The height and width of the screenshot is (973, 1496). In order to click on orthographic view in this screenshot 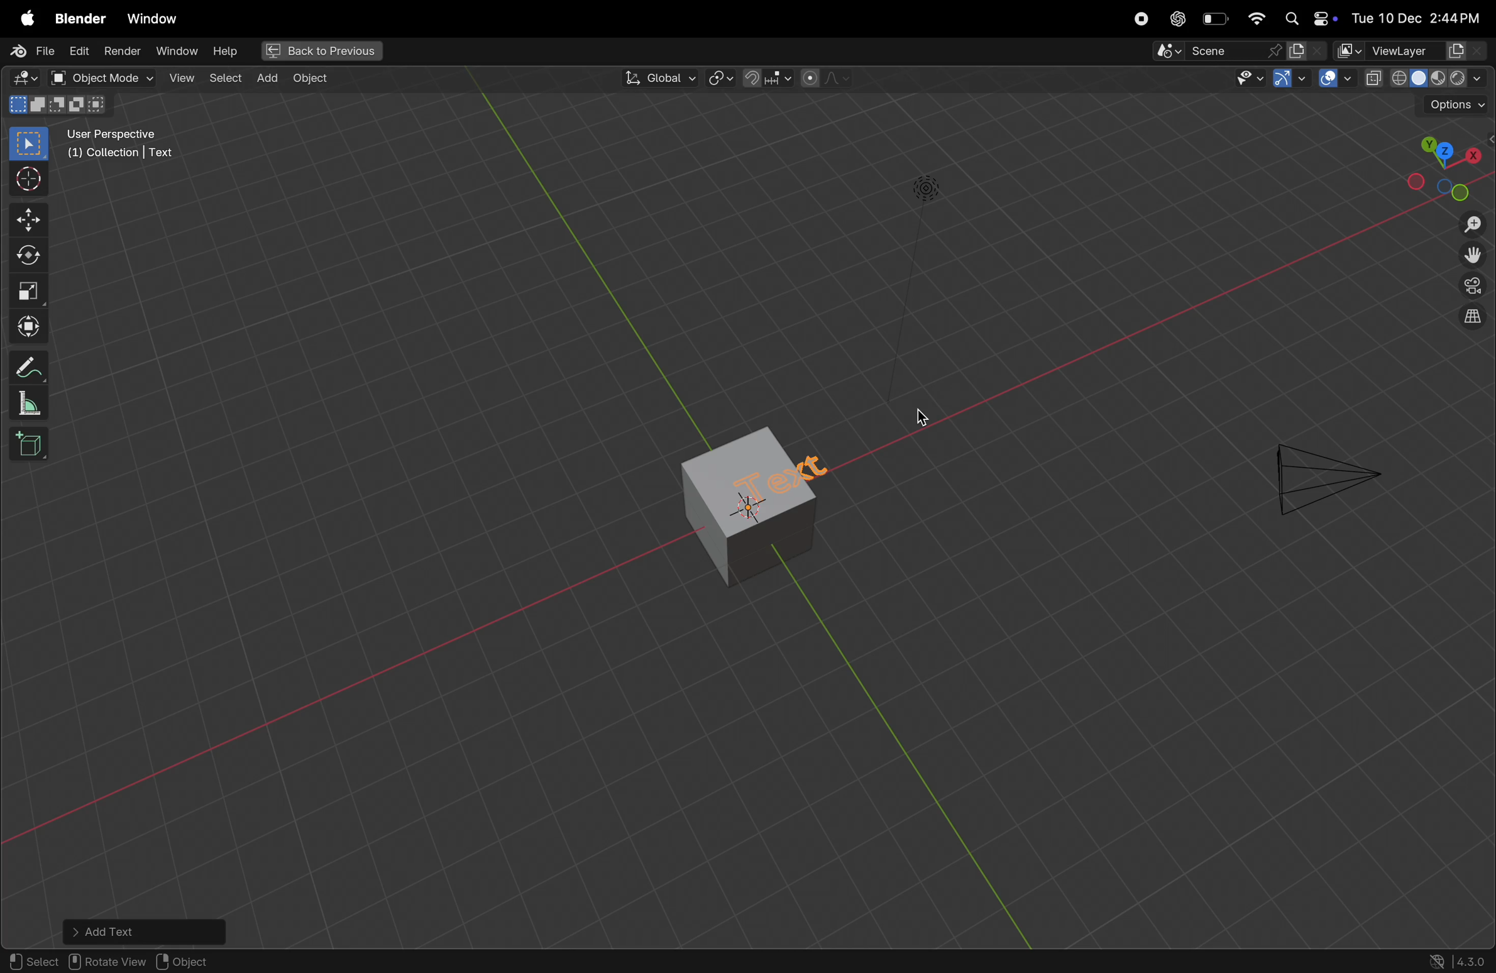, I will do `click(1473, 318)`.